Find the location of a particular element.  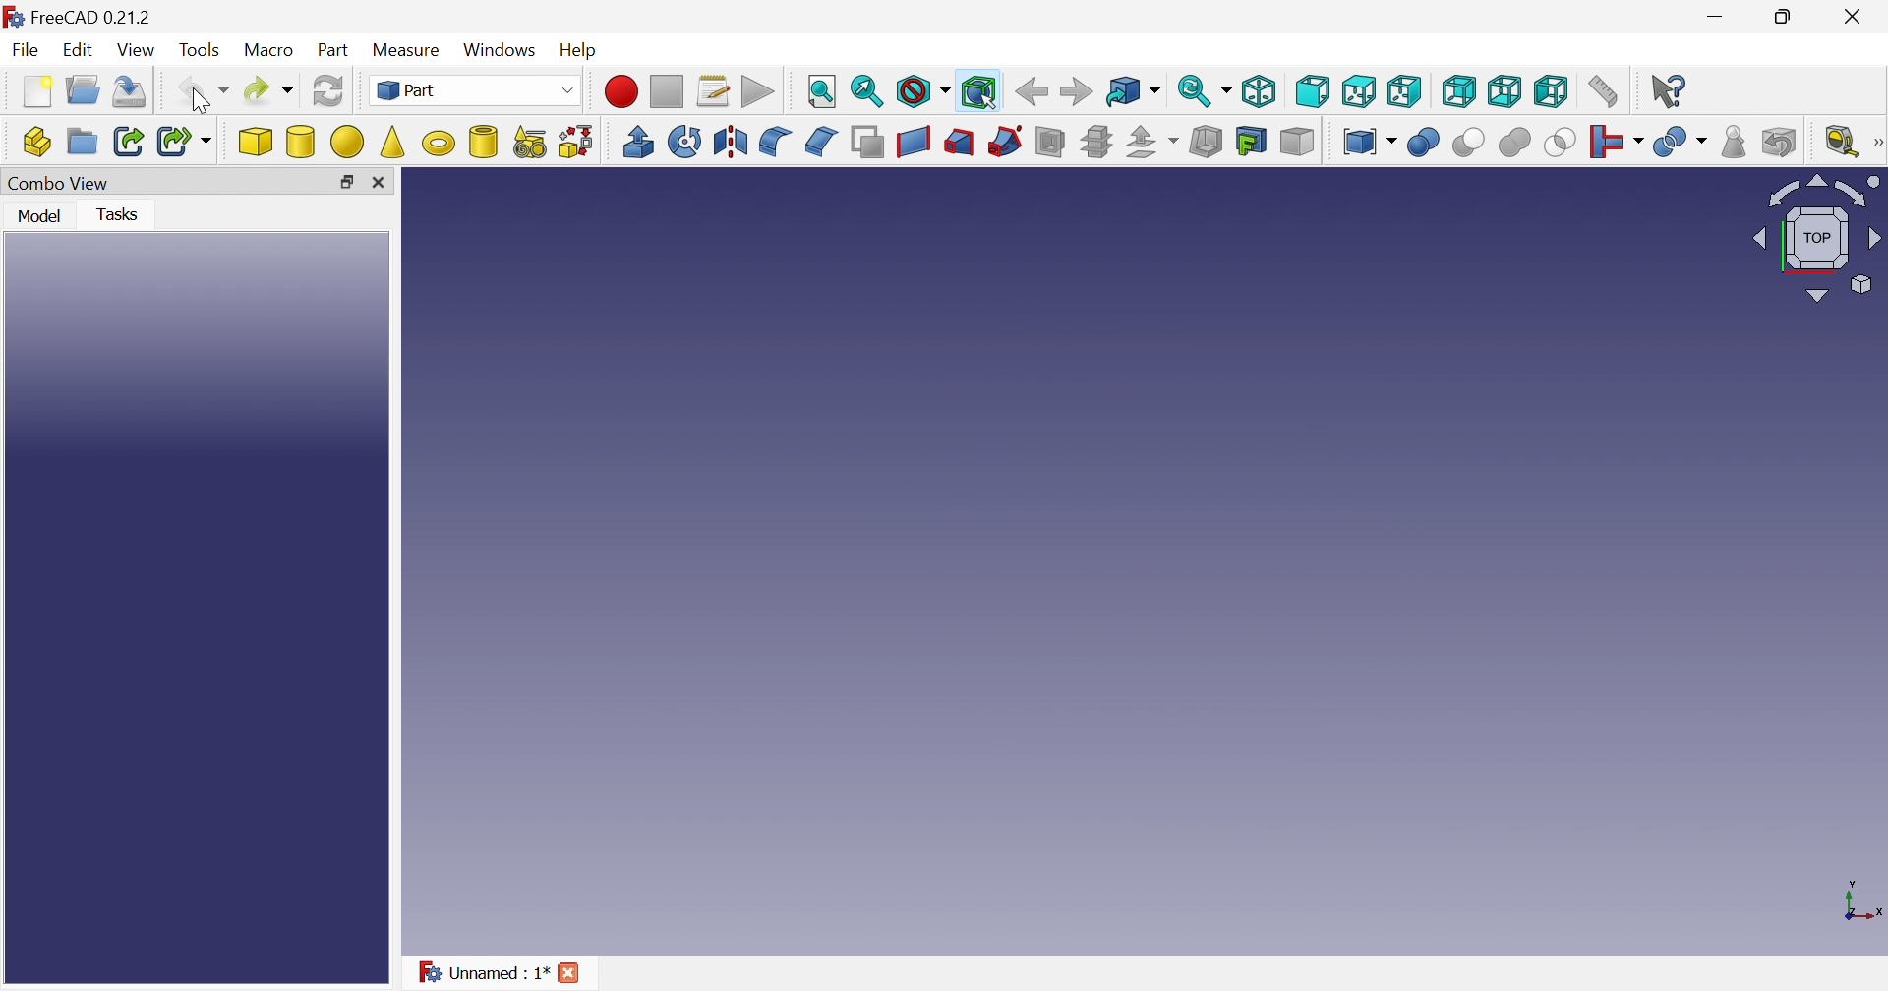

FreeCAD 0.21.2 is located at coordinates (81, 17).